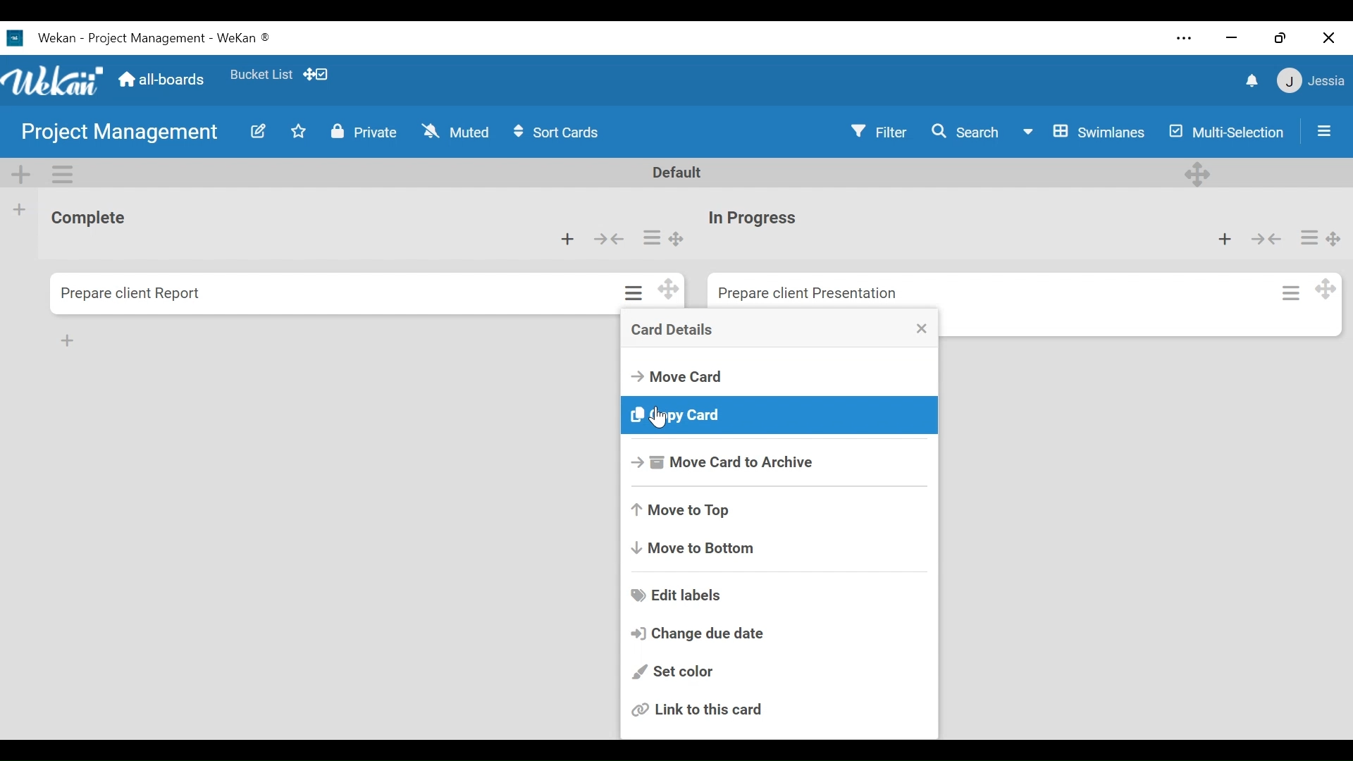  What do you see at coordinates (1325, 289) in the screenshot?
I see `Desktop drag handle` at bounding box center [1325, 289].